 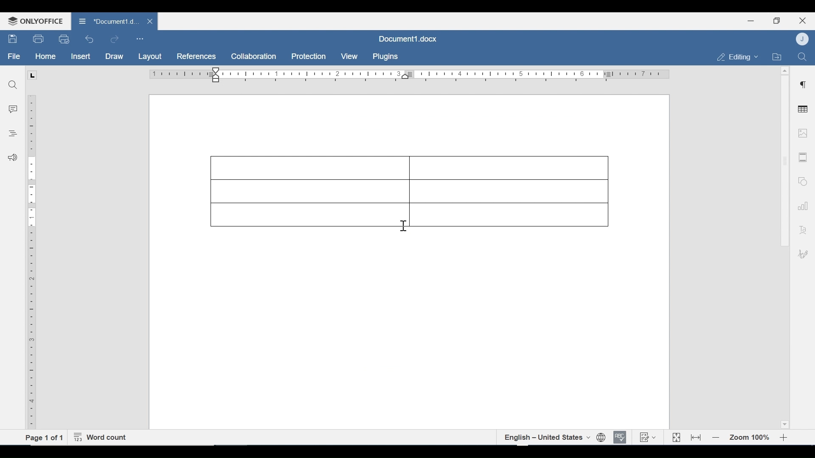 What do you see at coordinates (114, 39) in the screenshot?
I see `Redo` at bounding box center [114, 39].